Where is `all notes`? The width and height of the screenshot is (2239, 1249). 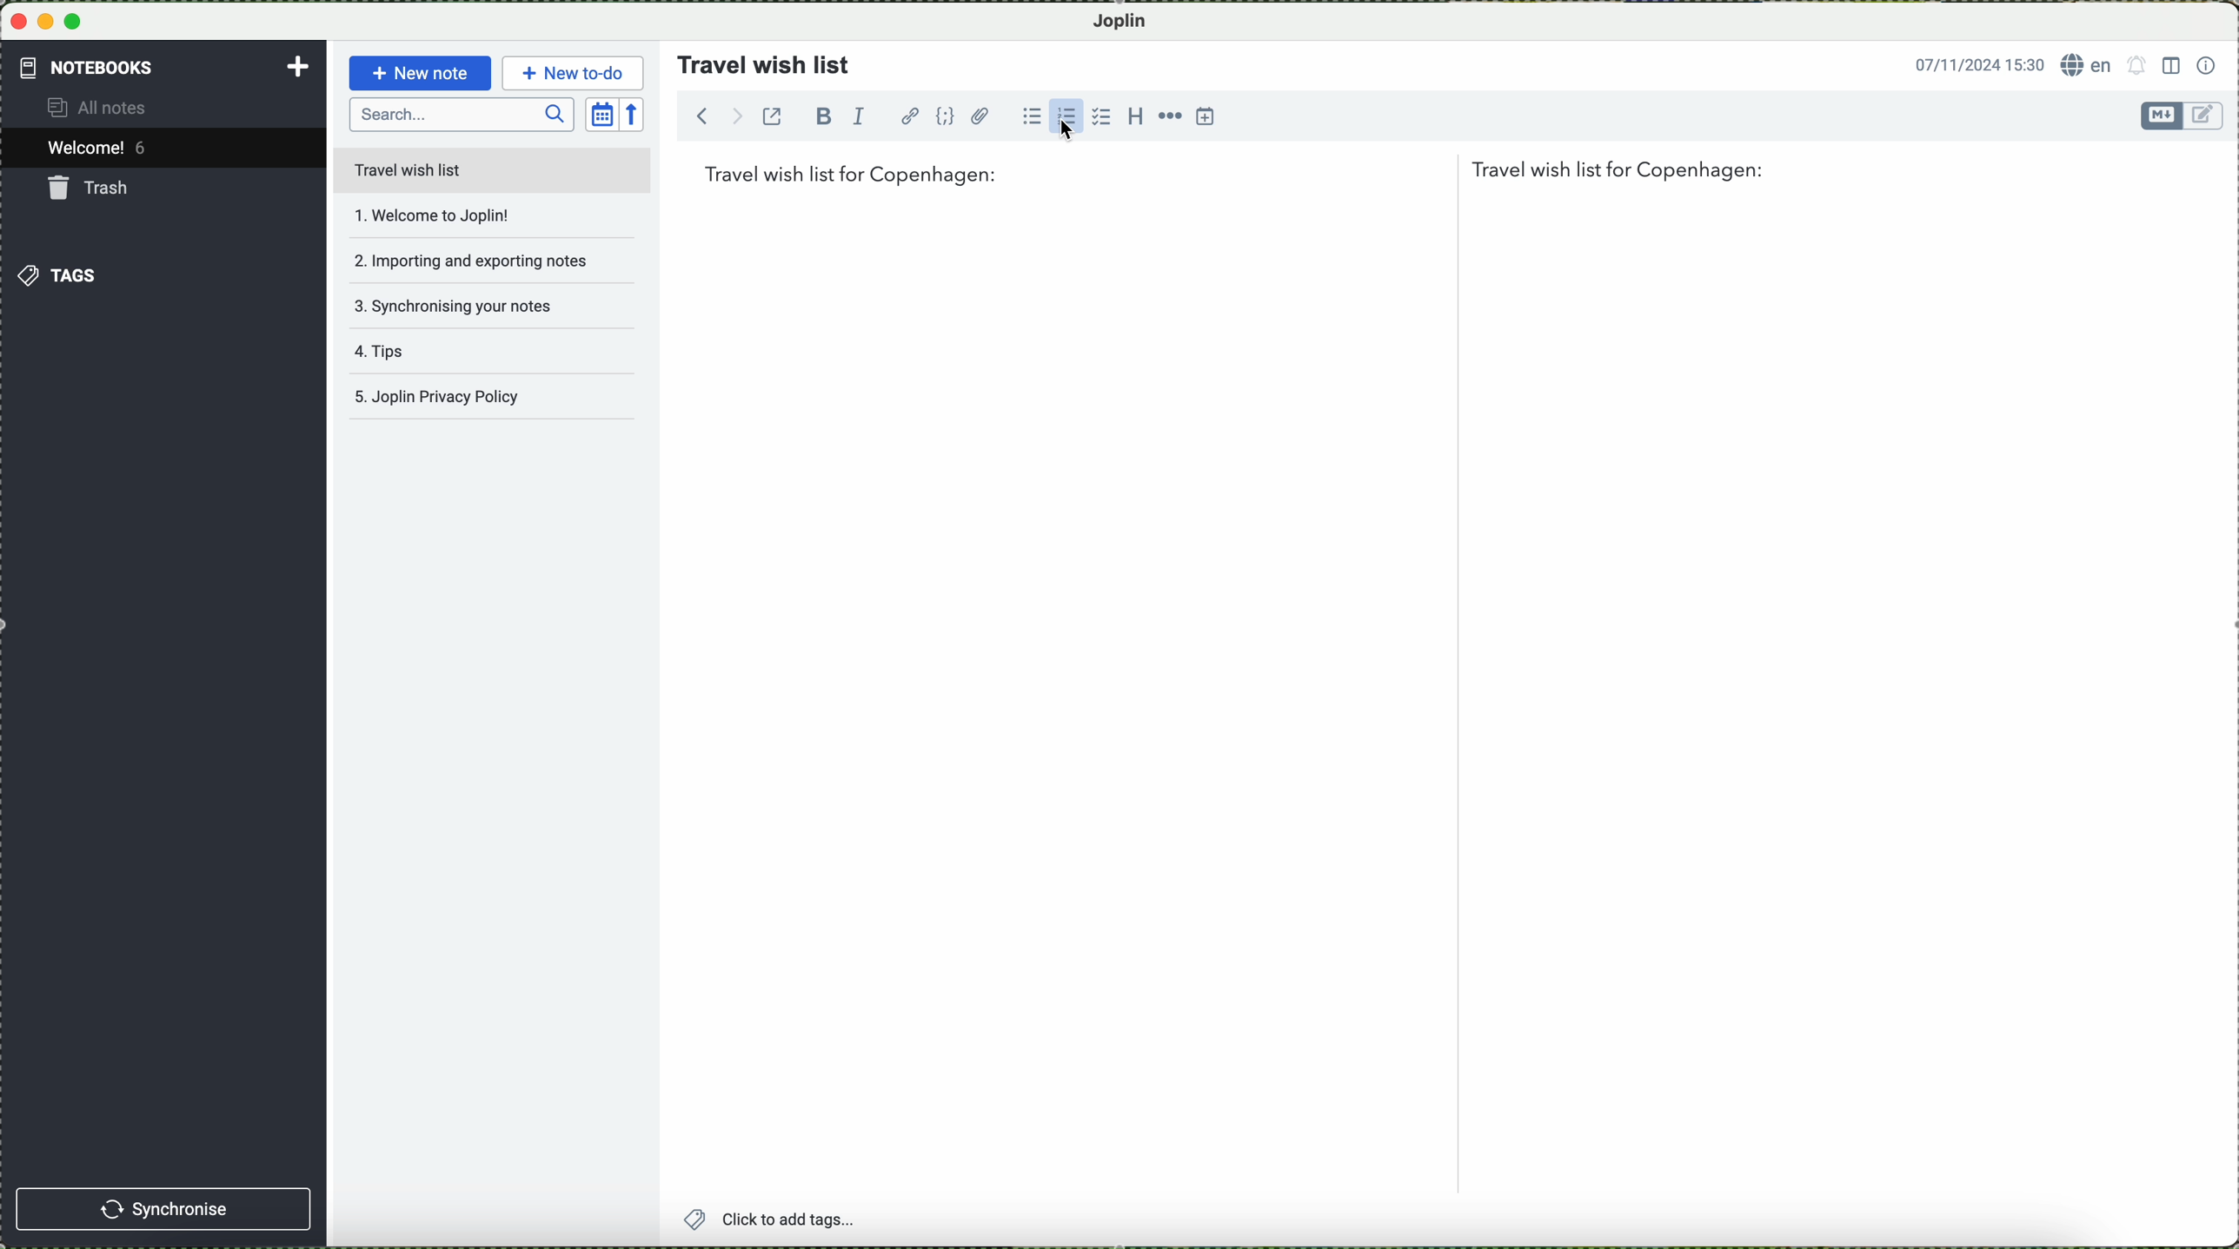 all notes is located at coordinates (112, 109).